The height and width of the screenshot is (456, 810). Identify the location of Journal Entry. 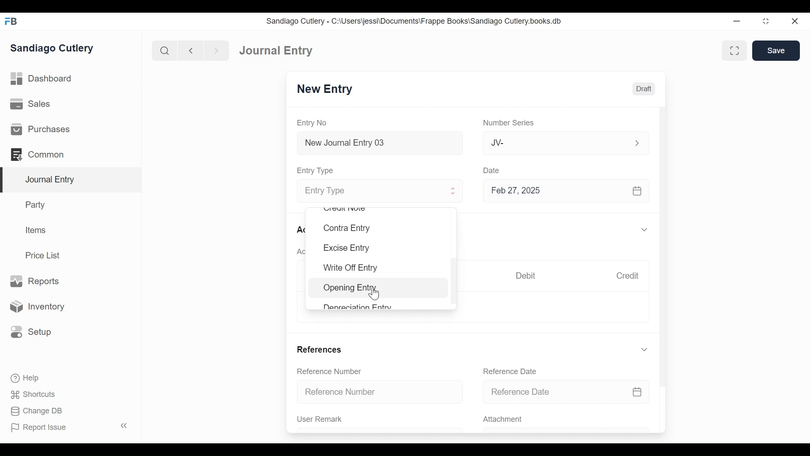
(277, 51).